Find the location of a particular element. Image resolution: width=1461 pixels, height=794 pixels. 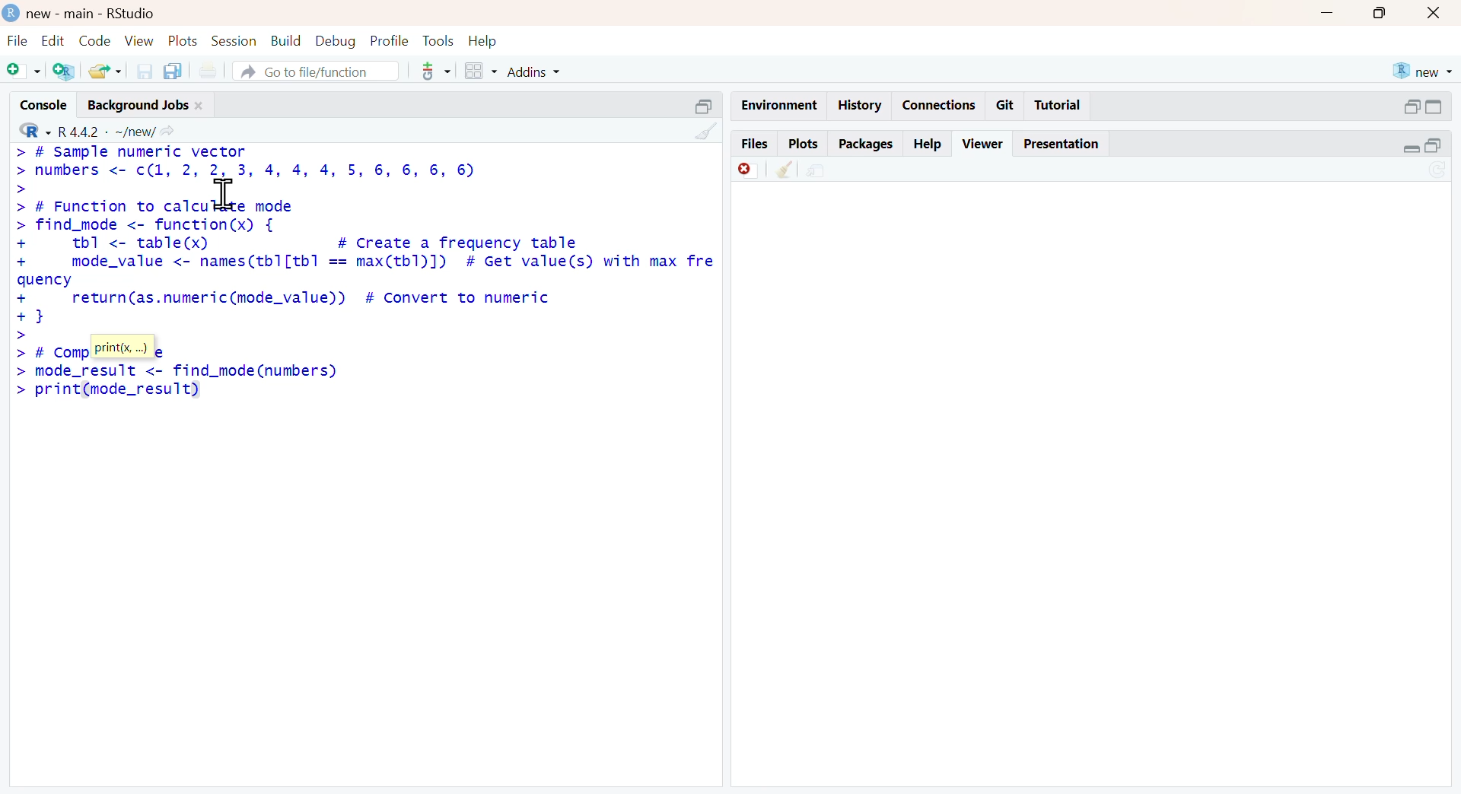

sync is located at coordinates (1438, 172).